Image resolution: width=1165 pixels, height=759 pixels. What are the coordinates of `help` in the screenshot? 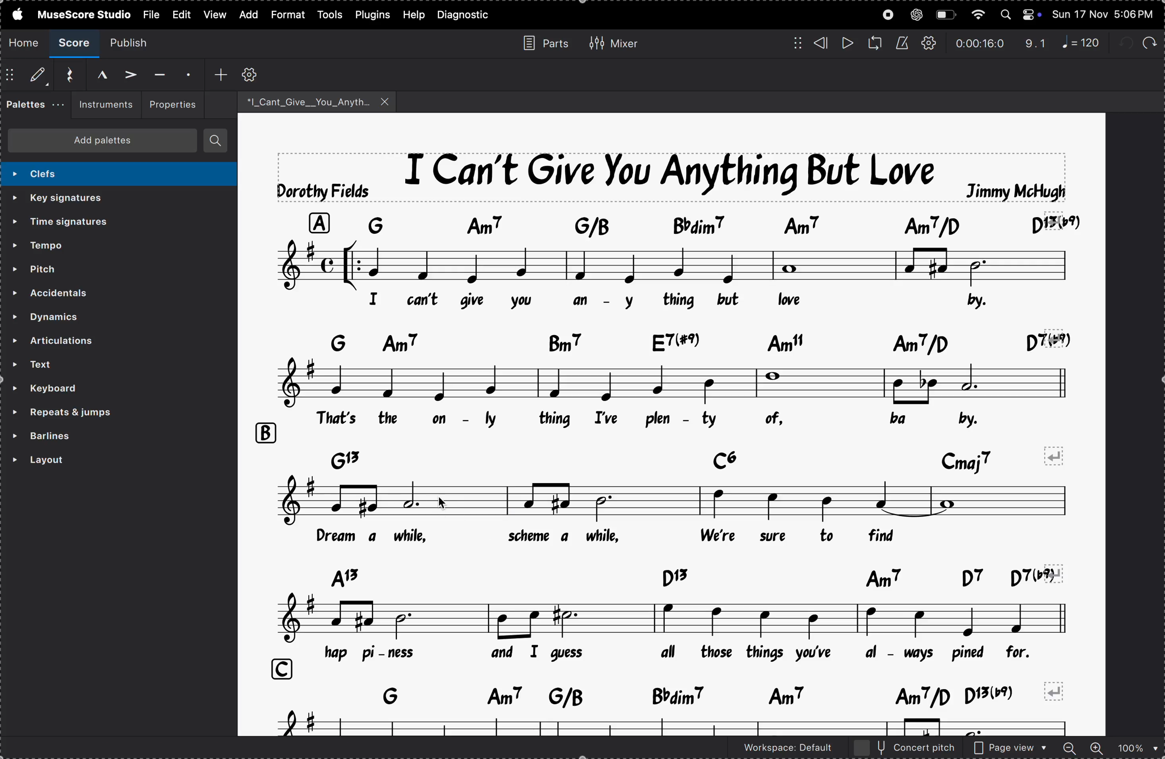 It's located at (413, 15).